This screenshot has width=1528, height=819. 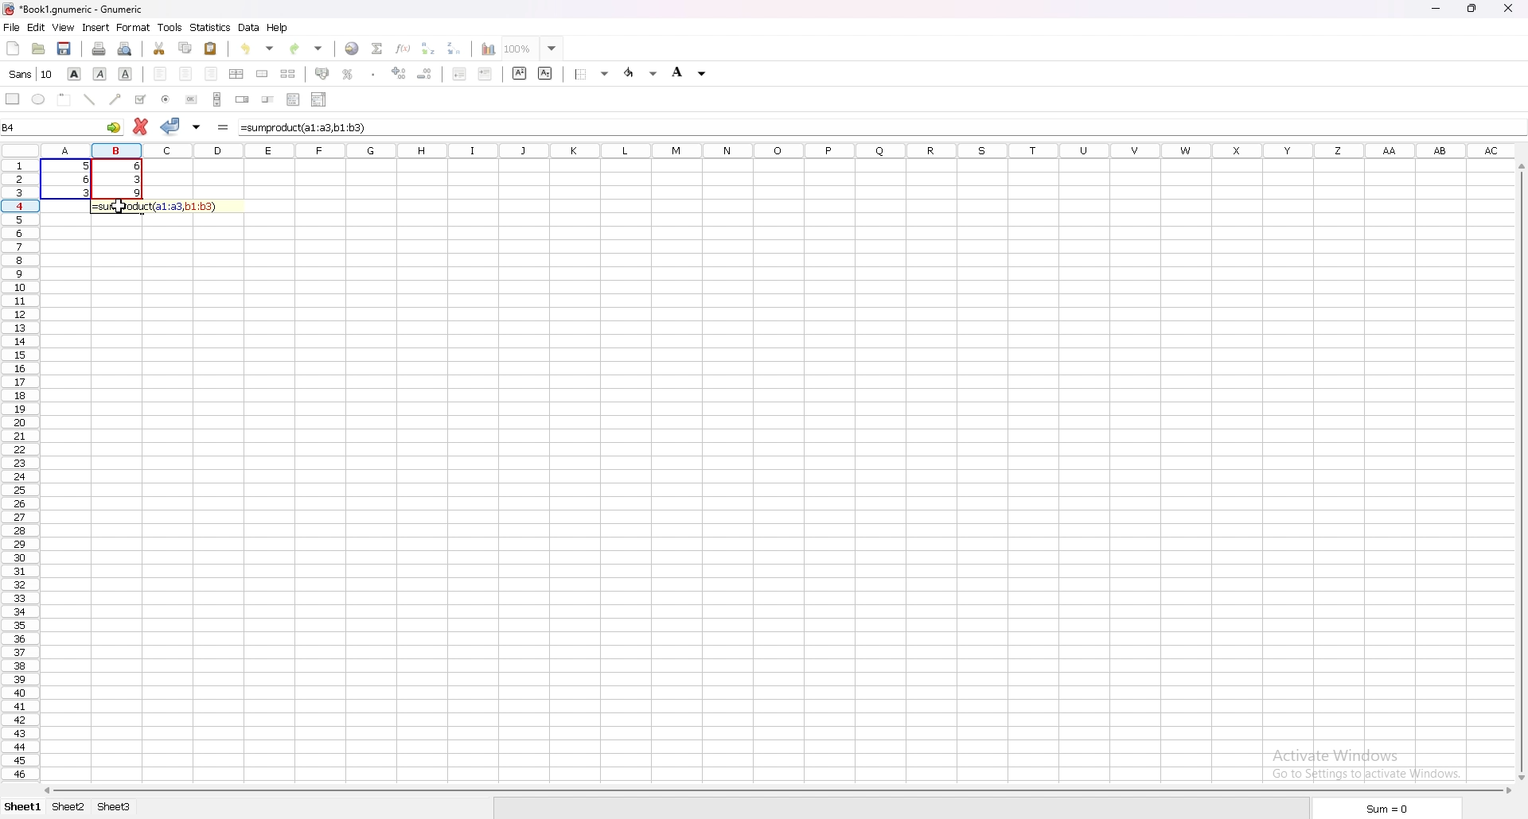 What do you see at coordinates (37, 27) in the screenshot?
I see `edit` at bounding box center [37, 27].